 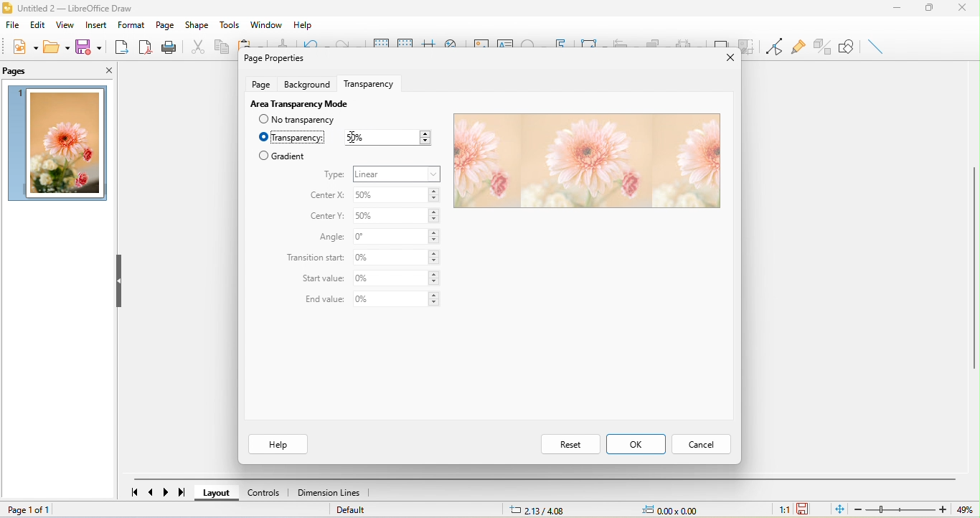 What do you see at coordinates (398, 196) in the screenshot?
I see `50%` at bounding box center [398, 196].